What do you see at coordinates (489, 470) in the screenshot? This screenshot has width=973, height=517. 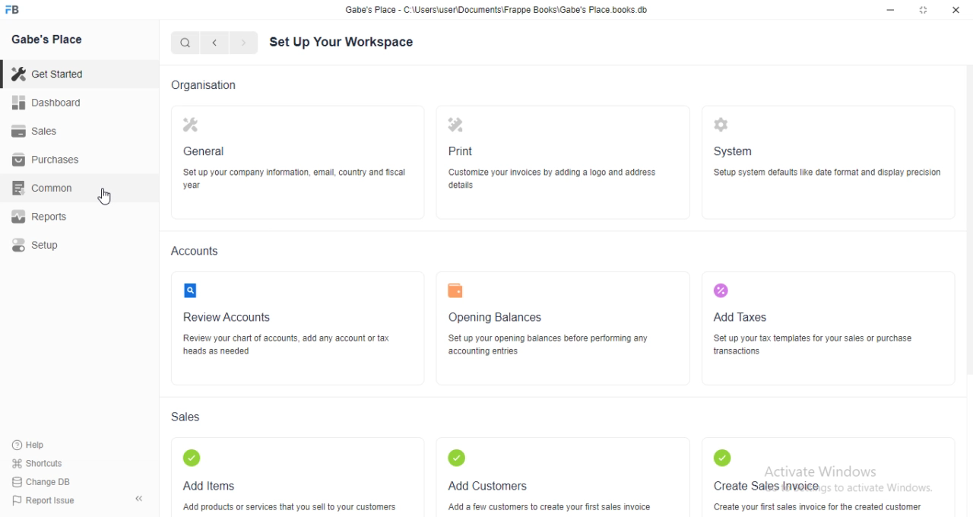 I see `Add Customers` at bounding box center [489, 470].